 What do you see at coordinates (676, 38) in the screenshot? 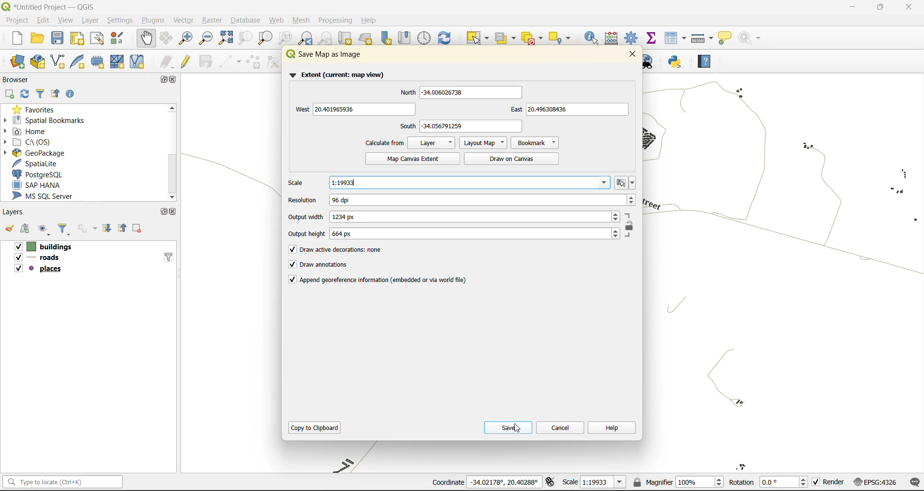
I see `attributes table` at bounding box center [676, 38].